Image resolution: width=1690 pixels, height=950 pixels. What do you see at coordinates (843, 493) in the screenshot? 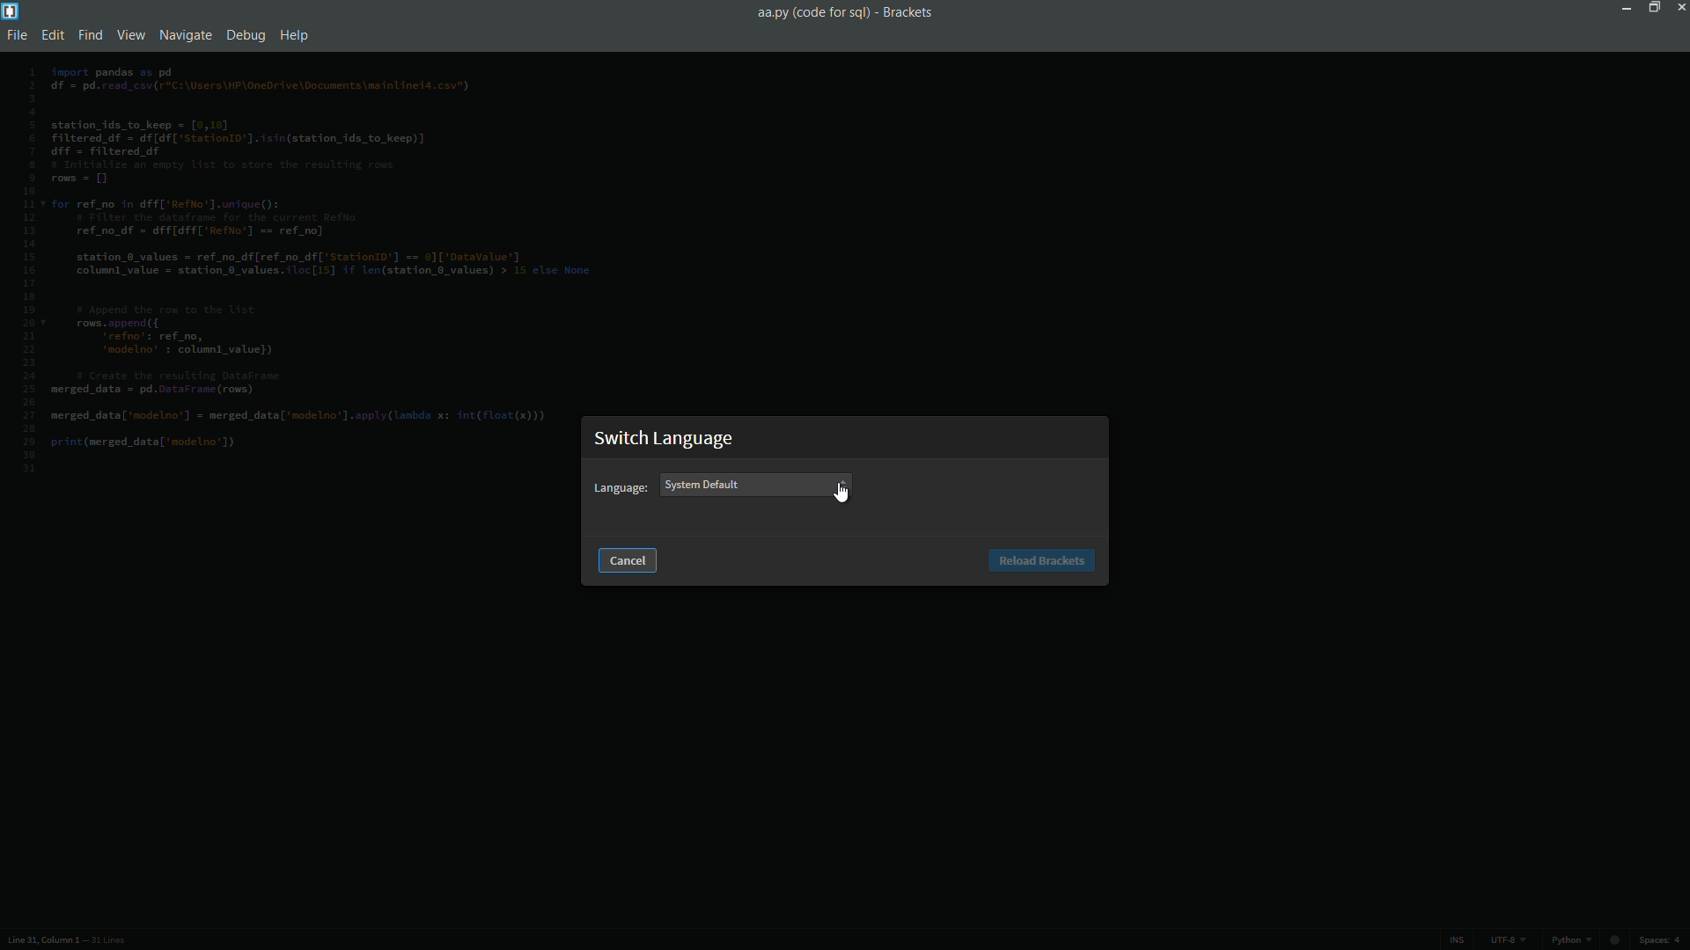
I see `cursor` at bounding box center [843, 493].